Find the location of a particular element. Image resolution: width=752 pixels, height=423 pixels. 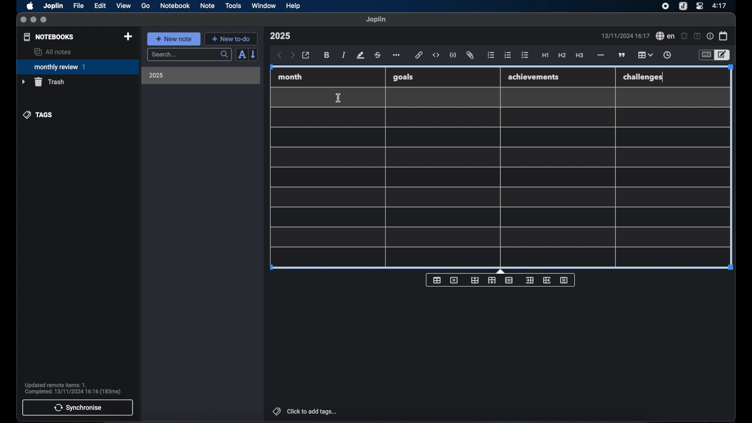

heading 3 is located at coordinates (579, 56).